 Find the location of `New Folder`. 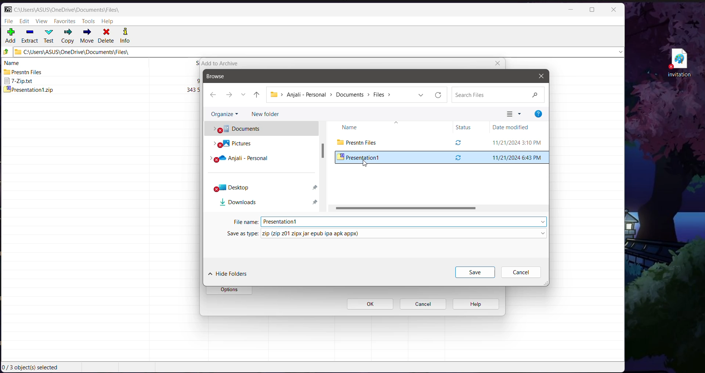

New Folder is located at coordinates (267, 114).